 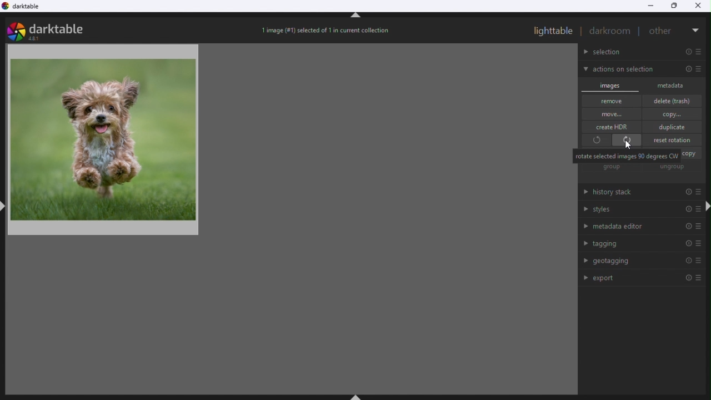 What do you see at coordinates (553, 31) in the screenshot?
I see `Light table` at bounding box center [553, 31].